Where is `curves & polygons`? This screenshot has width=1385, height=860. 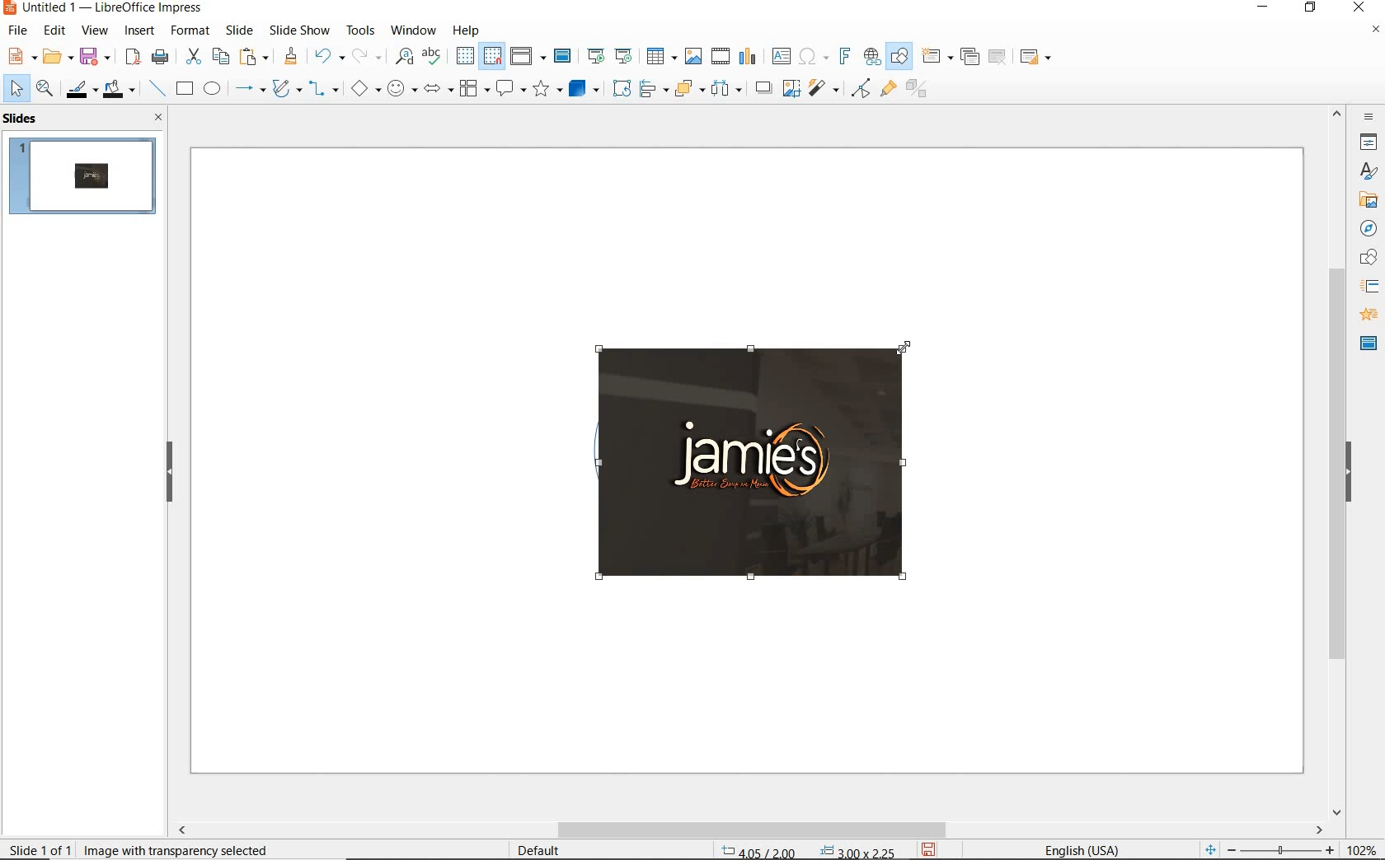
curves & polygons is located at coordinates (286, 89).